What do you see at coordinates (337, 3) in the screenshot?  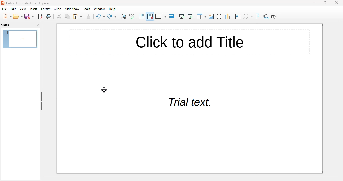 I see `close` at bounding box center [337, 3].